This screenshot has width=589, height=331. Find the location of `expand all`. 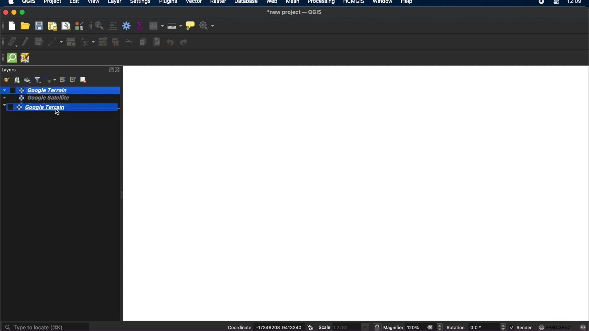

expand all is located at coordinates (62, 80).